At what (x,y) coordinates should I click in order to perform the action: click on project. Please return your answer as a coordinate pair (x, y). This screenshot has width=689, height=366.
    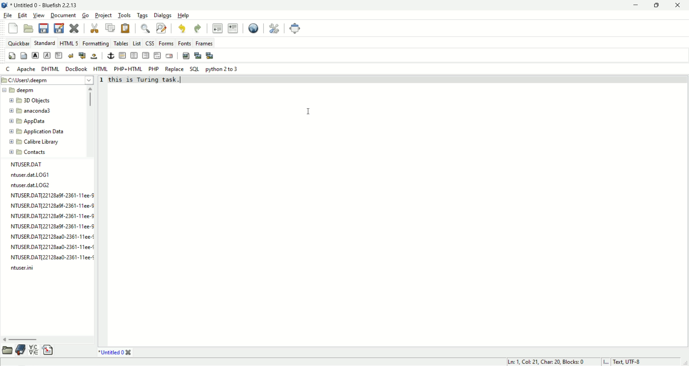
    Looking at the image, I should click on (104, 15).